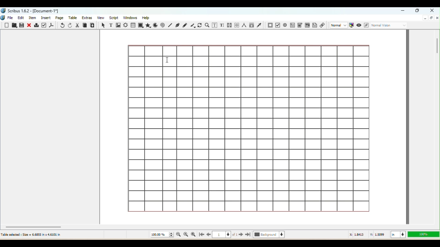  I want to click on Text frame, so click(110, 25).